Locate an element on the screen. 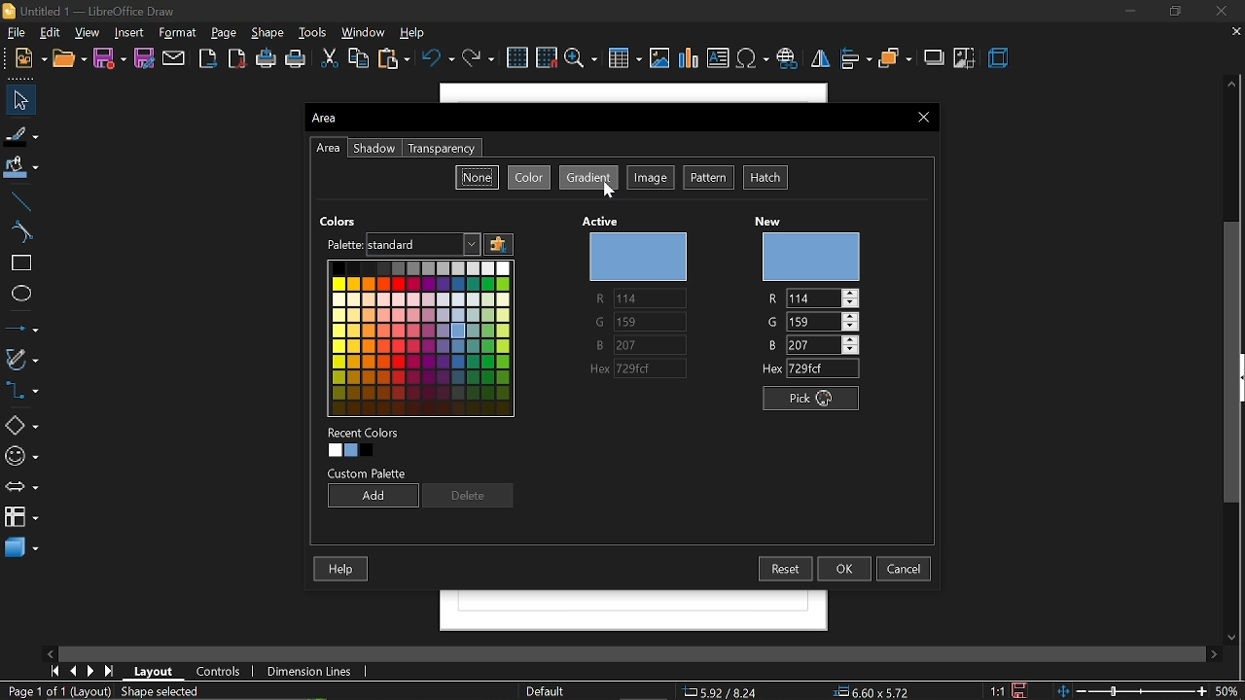 Image resolution: width=1245 pixels, height=700 pixels. Active is located at coordinates (604, 219).